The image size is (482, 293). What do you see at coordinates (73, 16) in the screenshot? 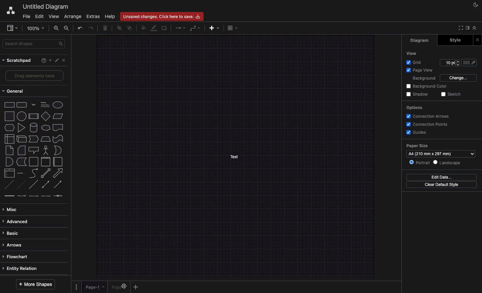
I see `Arrange` at bounding box center [73, 16].